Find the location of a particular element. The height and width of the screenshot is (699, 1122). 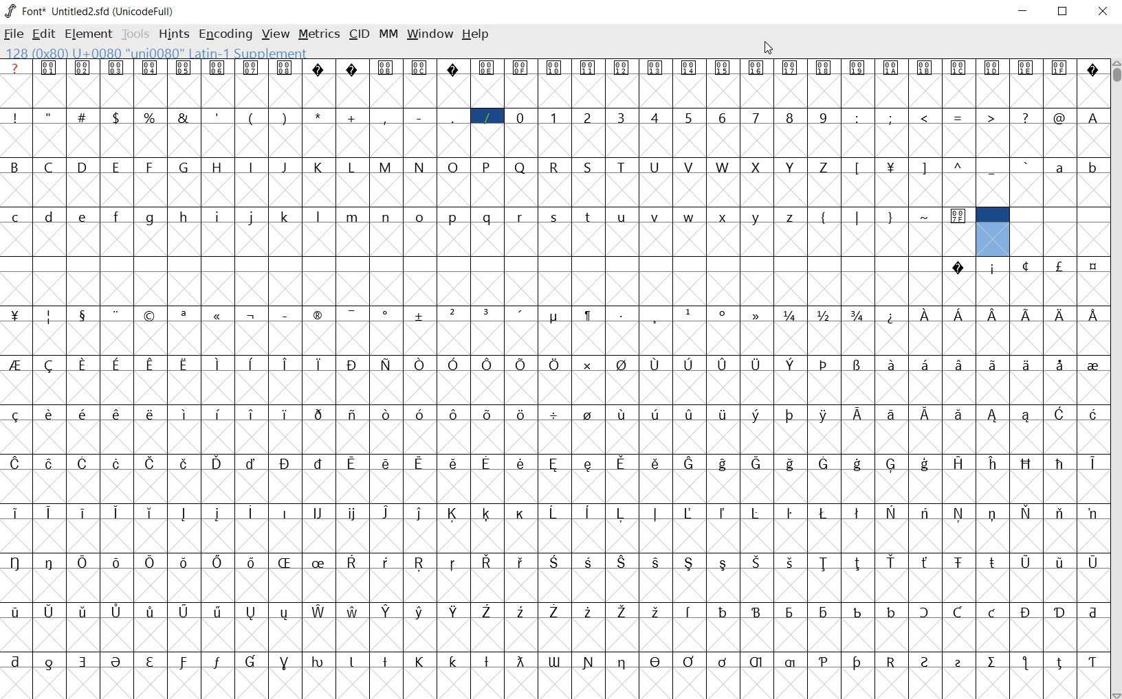

Symbol is located at coordinates (84, 365).